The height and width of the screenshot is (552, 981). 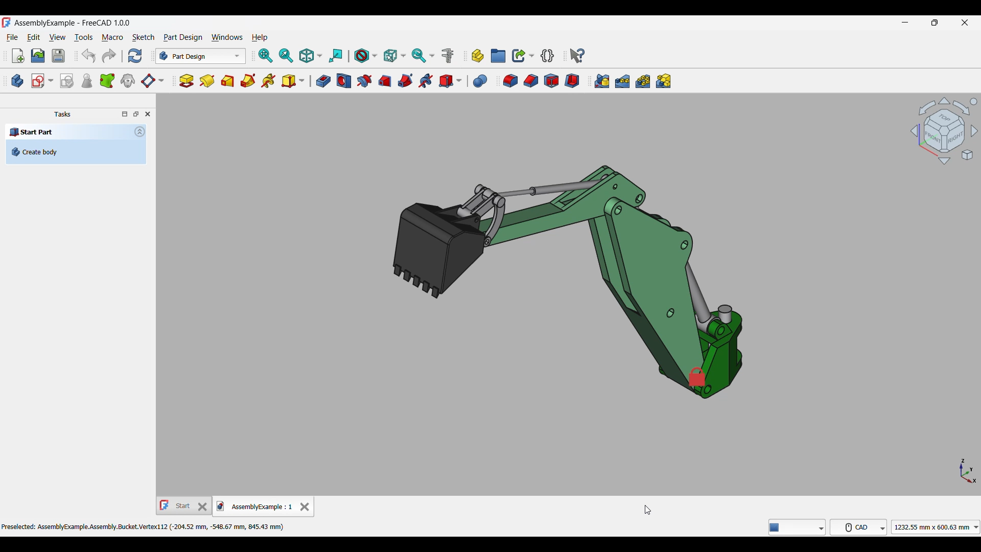 What do you see at coordinates (643, 81) in the screenshot?
I see `Polar pattern` at bounding box center [643, 81].